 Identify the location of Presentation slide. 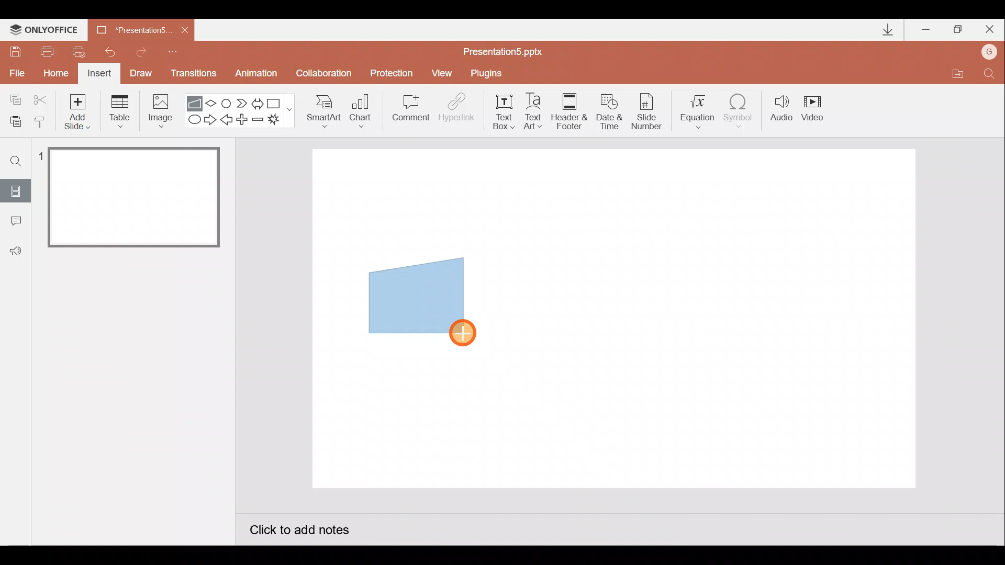
(716, 318).